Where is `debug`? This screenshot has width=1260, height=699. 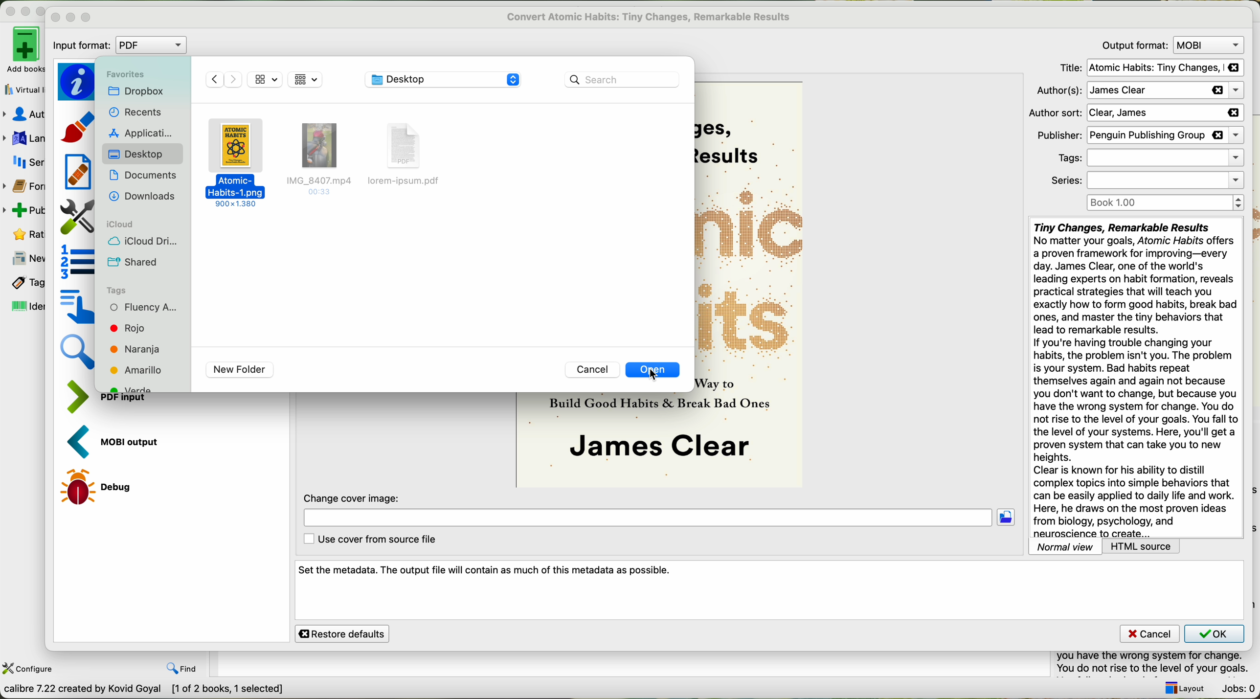
debug is located at coordinates (102, 486).